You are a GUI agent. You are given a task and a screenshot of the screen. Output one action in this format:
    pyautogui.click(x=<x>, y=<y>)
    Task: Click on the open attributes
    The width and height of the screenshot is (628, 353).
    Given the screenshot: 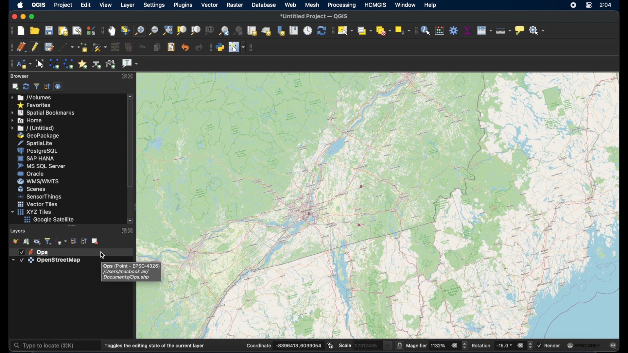 What is the action you would take?
    pyautogui.click(x=484, y=30)
    